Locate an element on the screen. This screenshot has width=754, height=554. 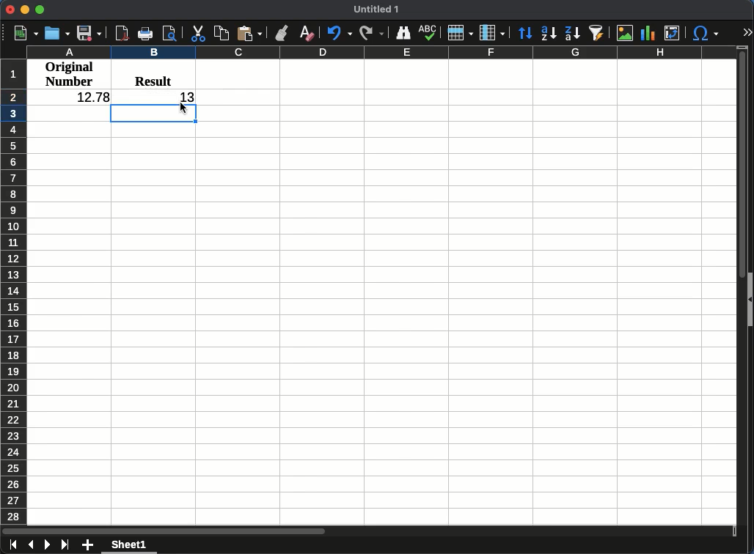
cut is located at coordinates (199, 34).